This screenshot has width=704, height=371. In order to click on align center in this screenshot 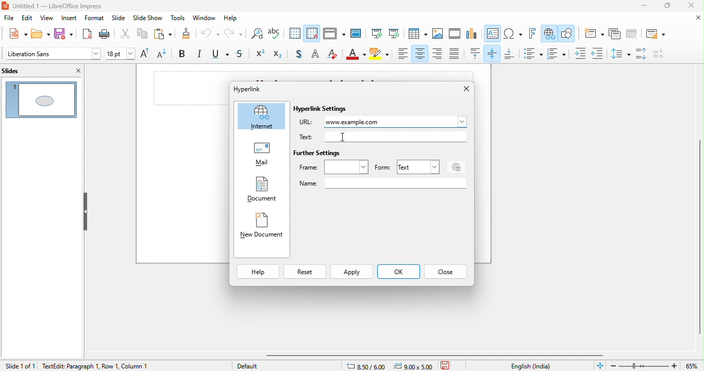, I will do `click(420, 54)`.